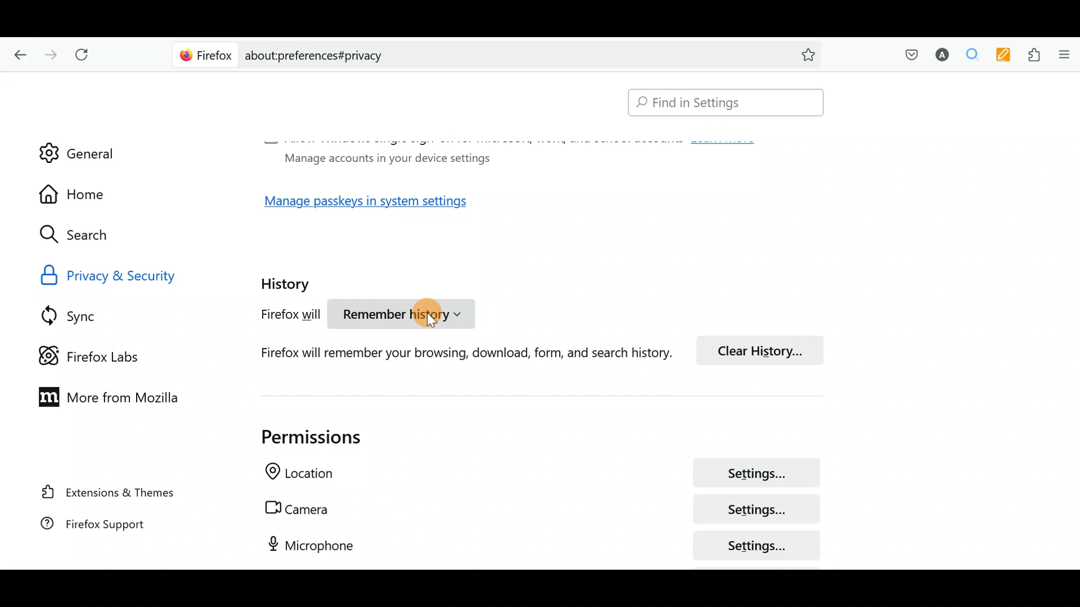  What do you see at coordinates (107, 529) in the screenshot?
I see `Firefox support` at bounding box center [107, 529].